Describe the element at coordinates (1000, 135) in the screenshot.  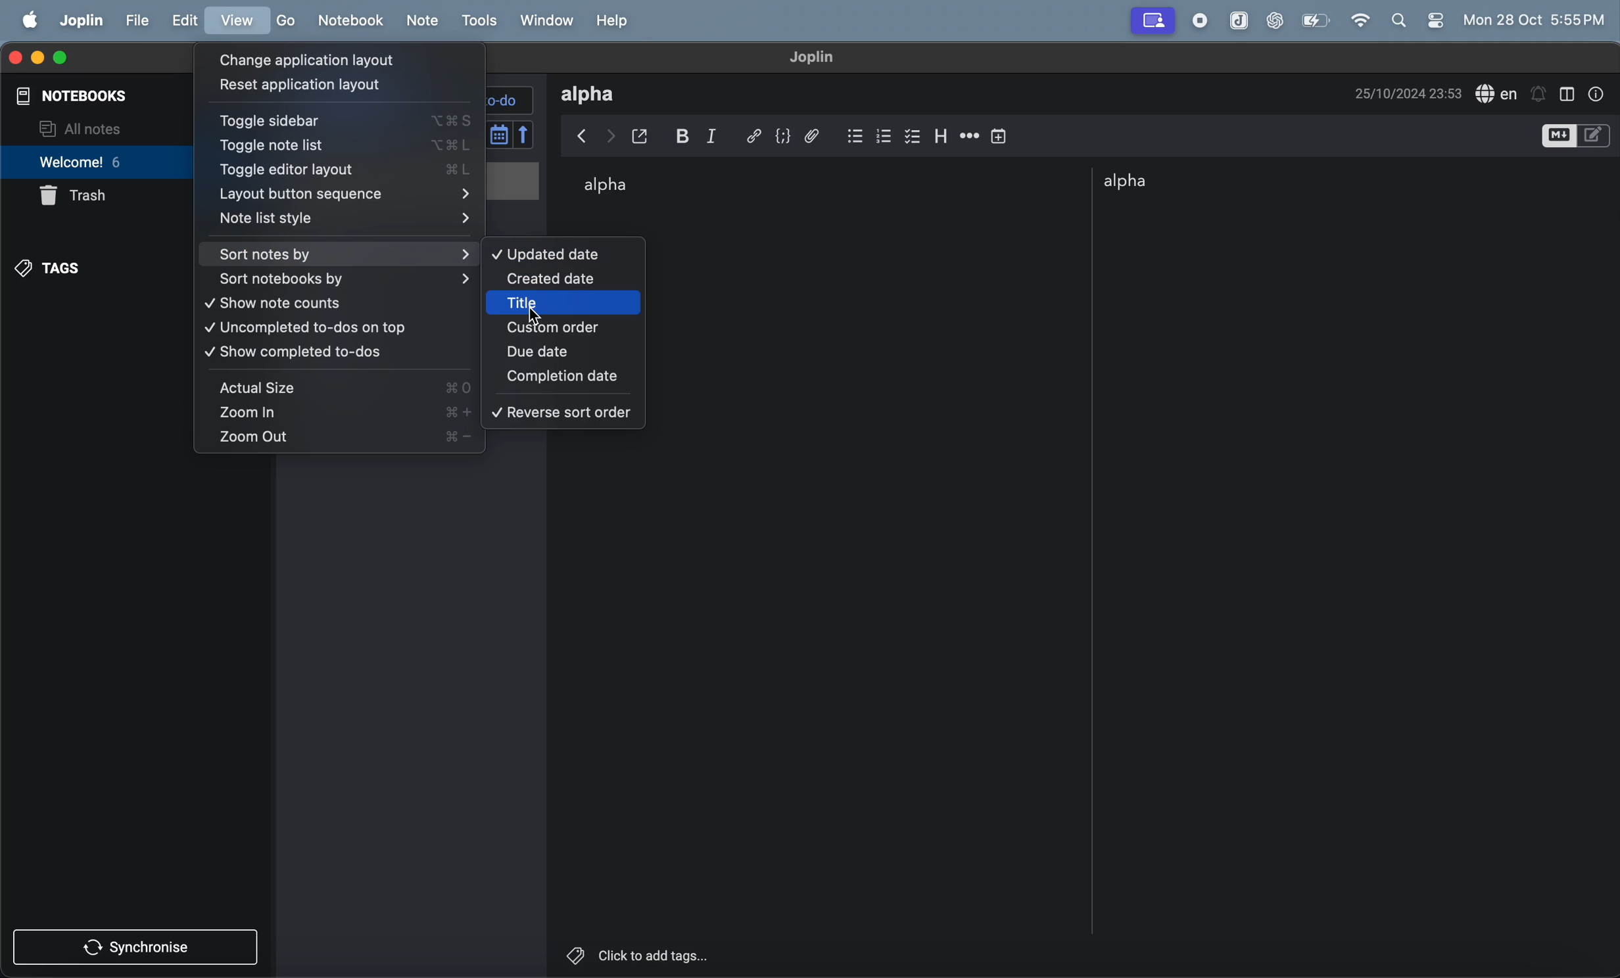
I see `add time` at that location.